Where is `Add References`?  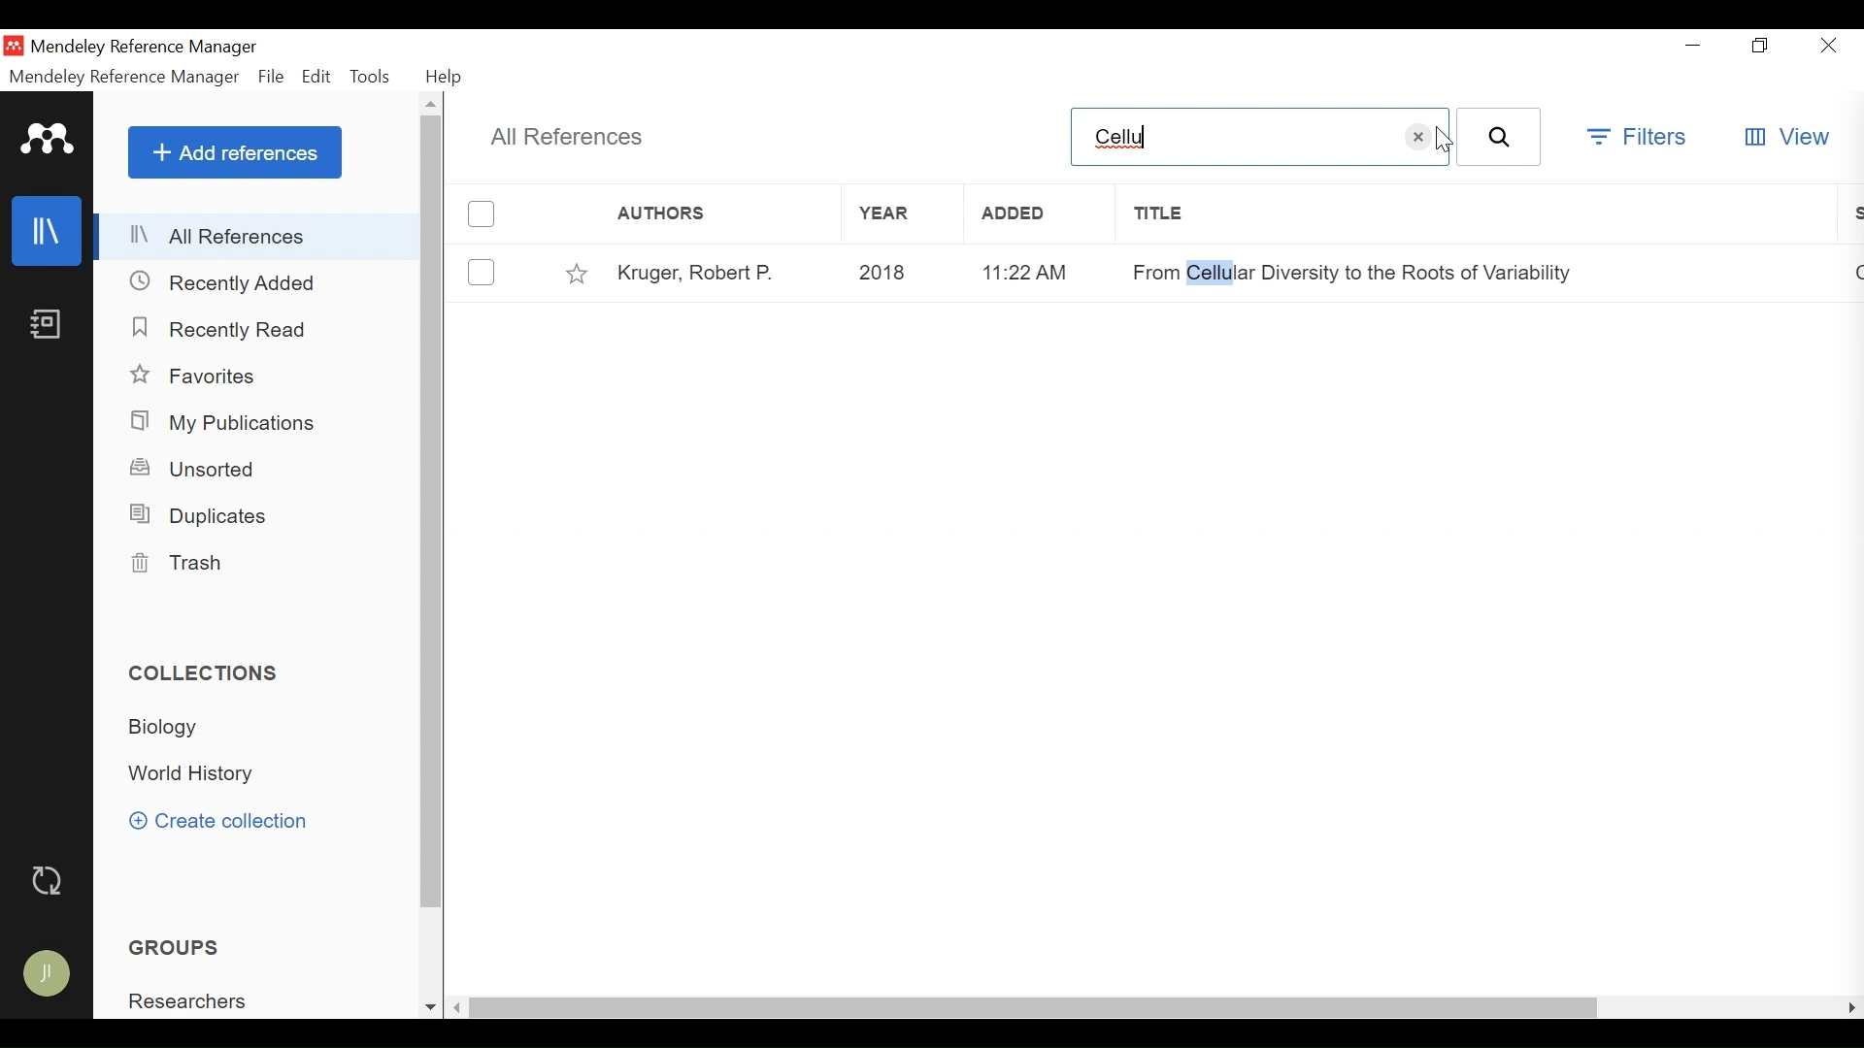 Add References is located at coordinates (235, 151).